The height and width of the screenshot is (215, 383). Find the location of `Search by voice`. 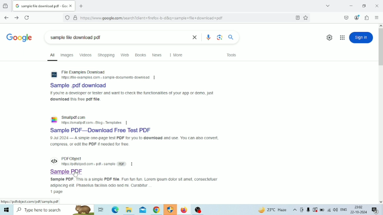

Search by voice is located at coordinates (208, 37).